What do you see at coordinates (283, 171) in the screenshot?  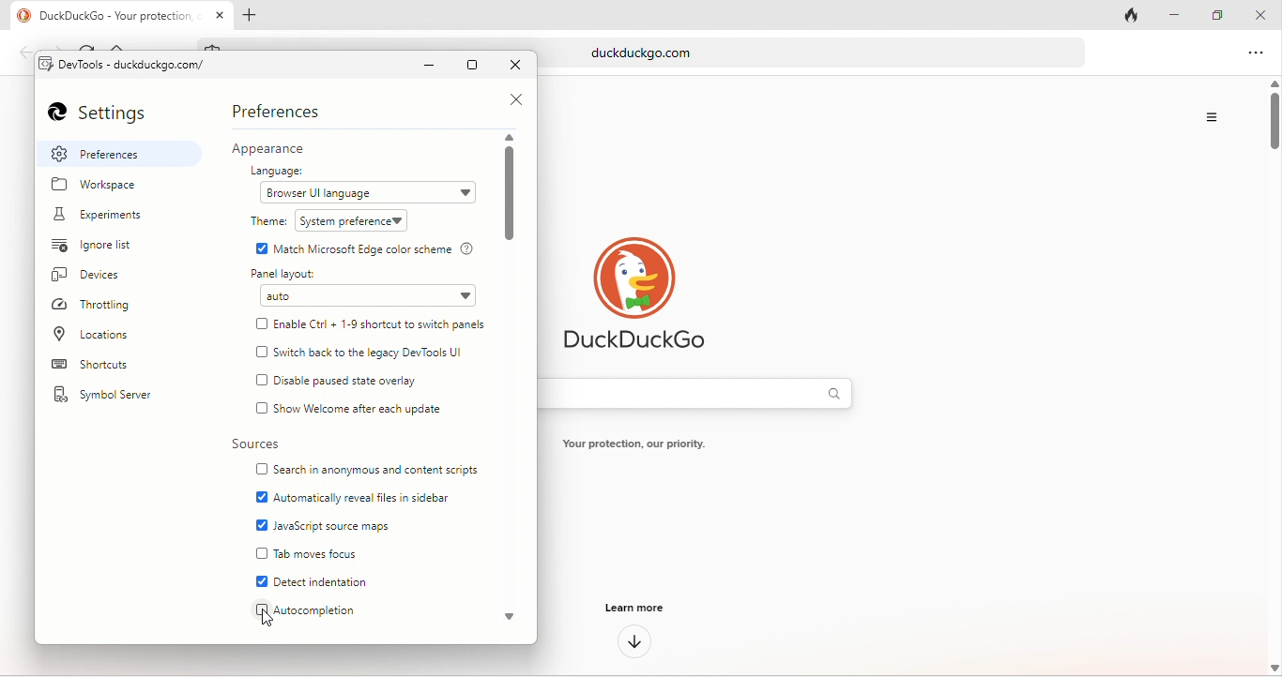 I see `language` at bounding box center [283, 171].